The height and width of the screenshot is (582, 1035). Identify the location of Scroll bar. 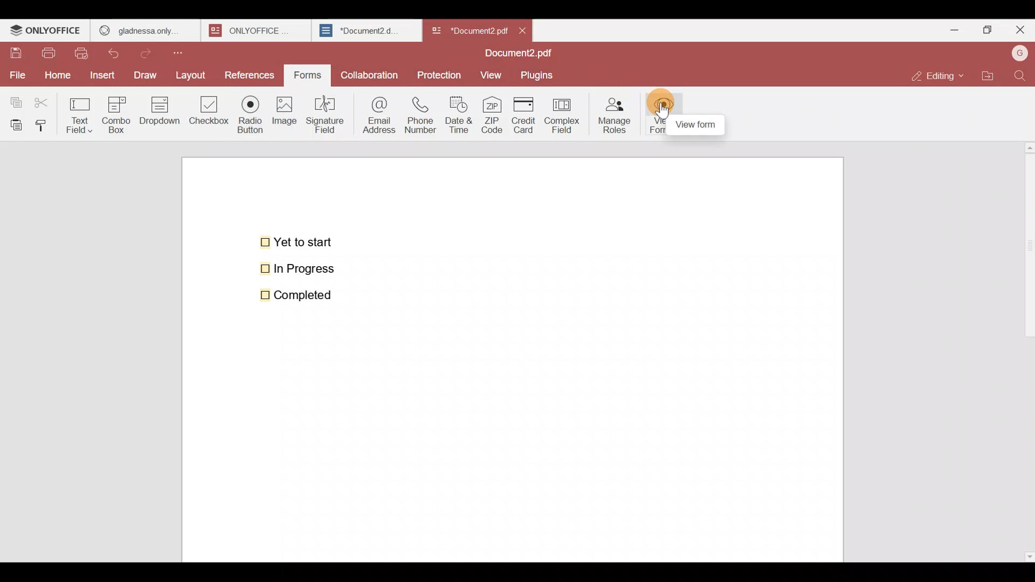
(1026, 349).